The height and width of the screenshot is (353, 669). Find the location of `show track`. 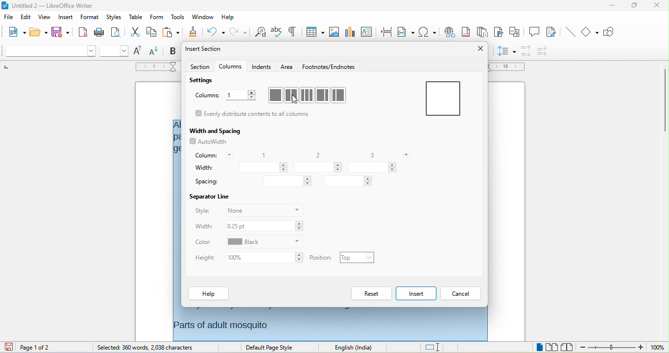

show track is located at coordinates (554, 32).